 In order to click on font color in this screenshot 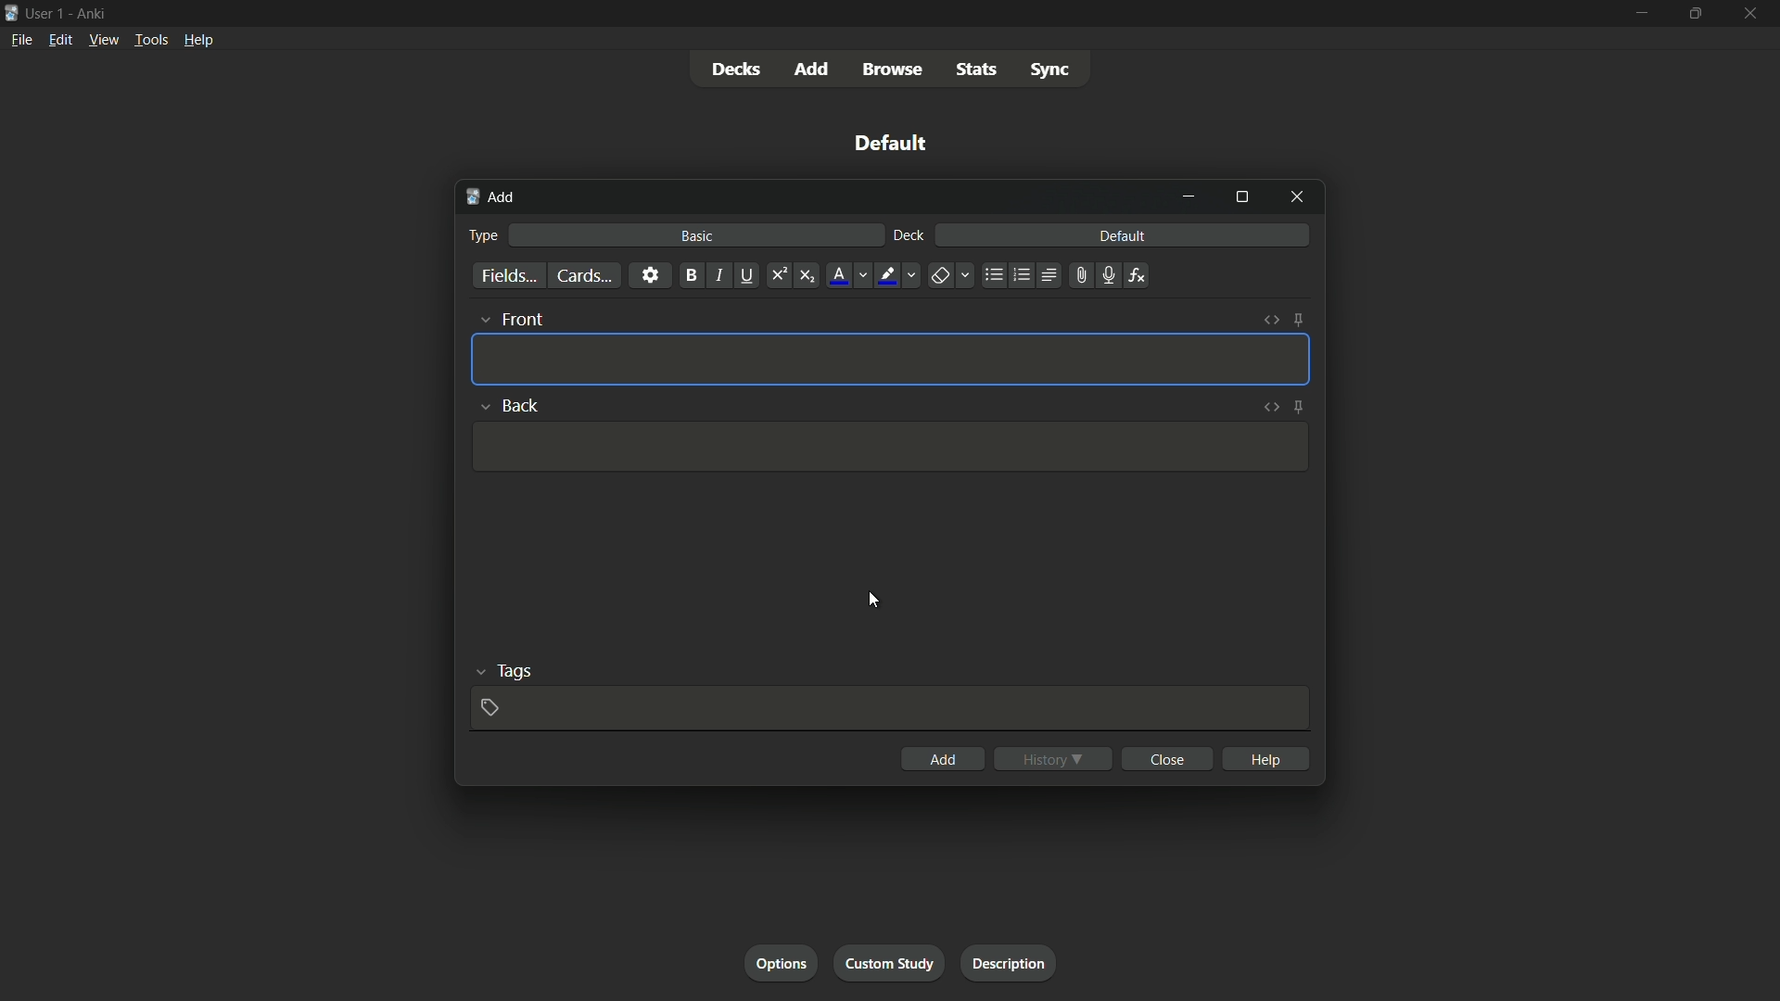, I will do `click(847, 275)`.